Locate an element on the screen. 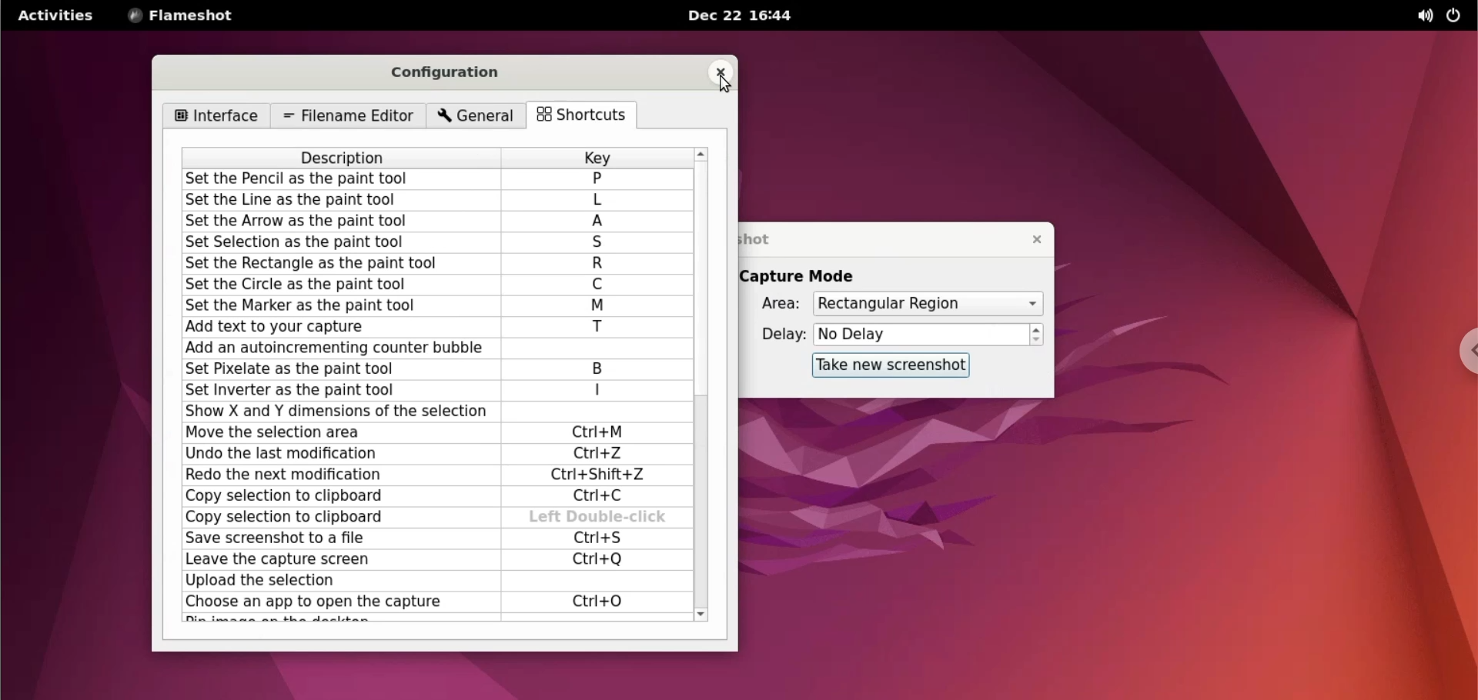  set pixelate as the paint tool is located at coordinates (331, 369).